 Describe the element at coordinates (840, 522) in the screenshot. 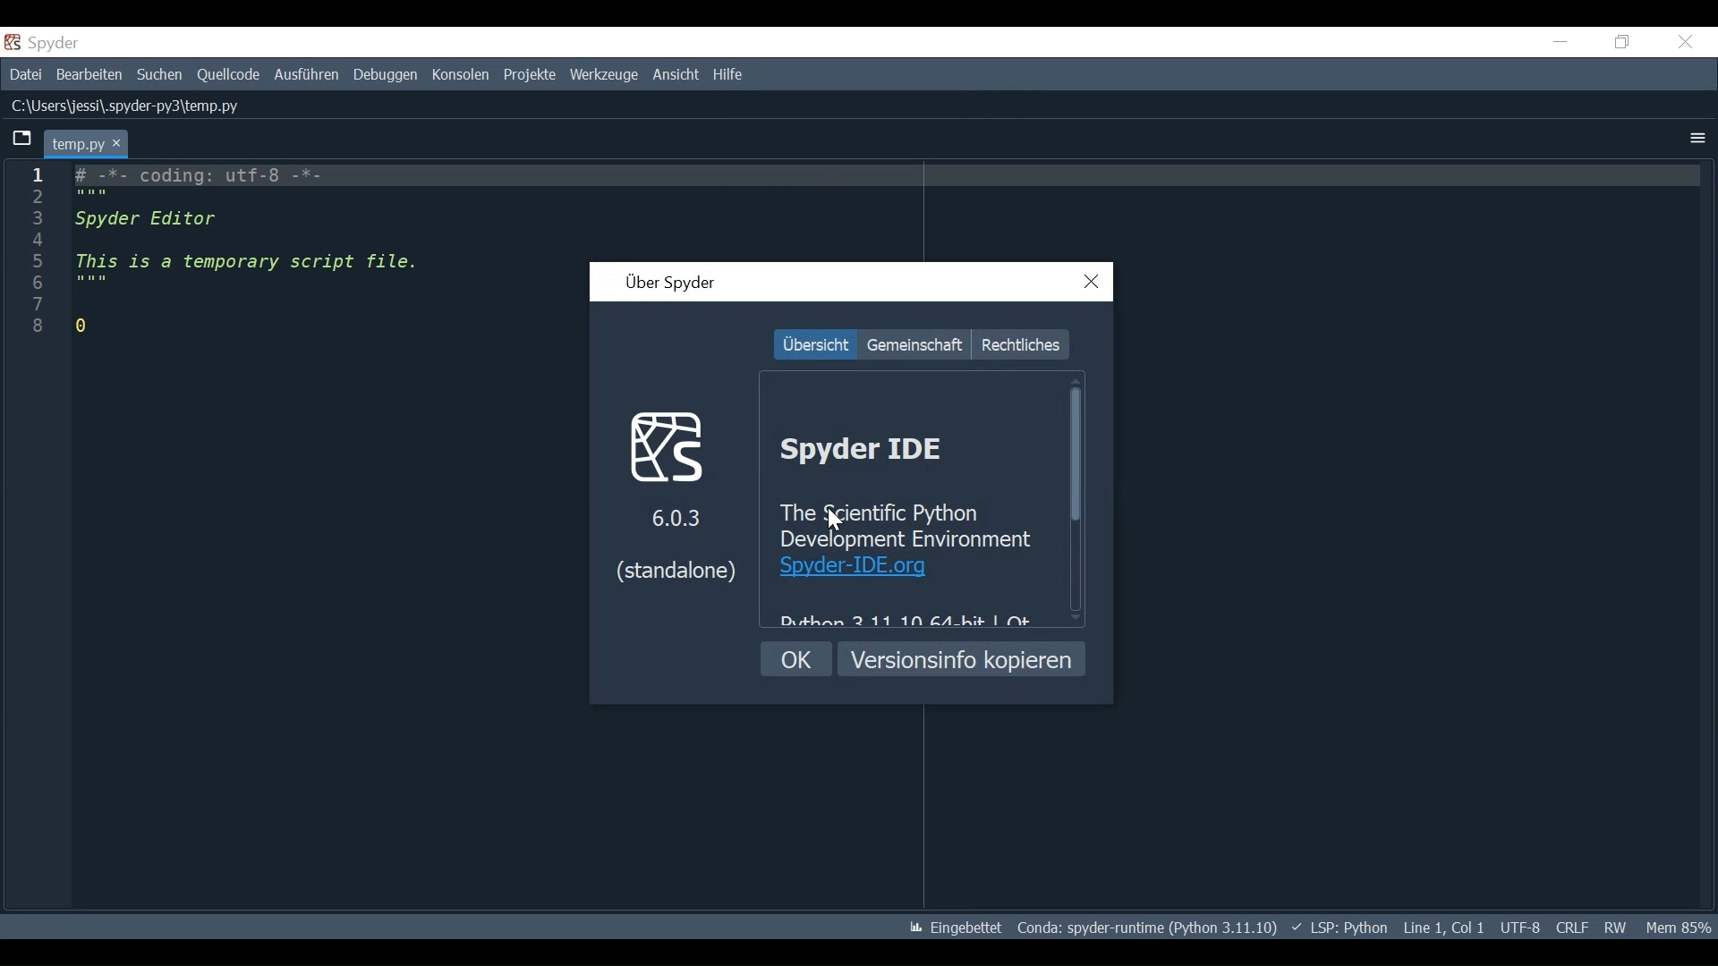

I see `Cursor` at that location.